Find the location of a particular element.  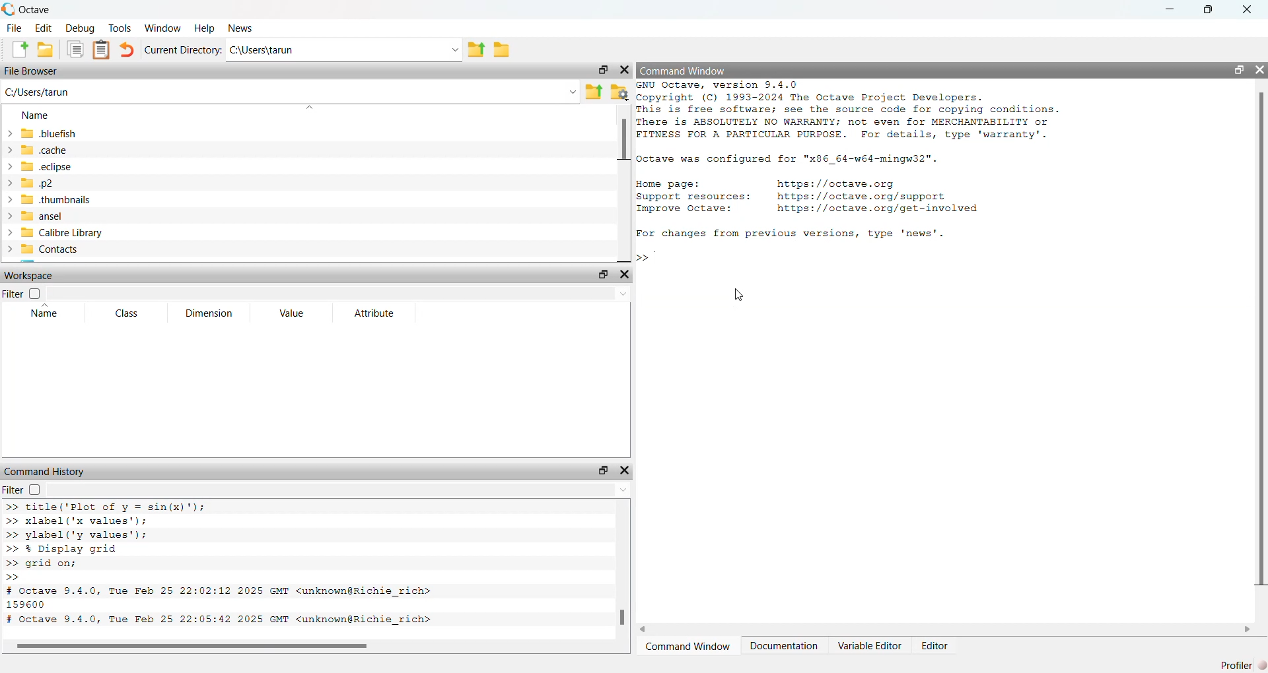

Workspace is located at coordinates (34, 275).